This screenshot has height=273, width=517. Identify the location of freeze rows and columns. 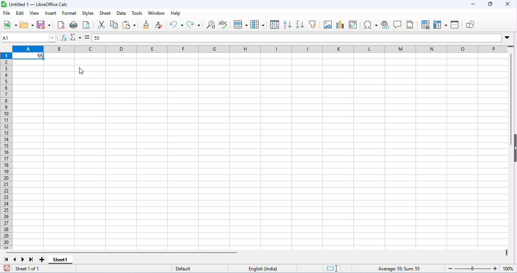
(440, 25).